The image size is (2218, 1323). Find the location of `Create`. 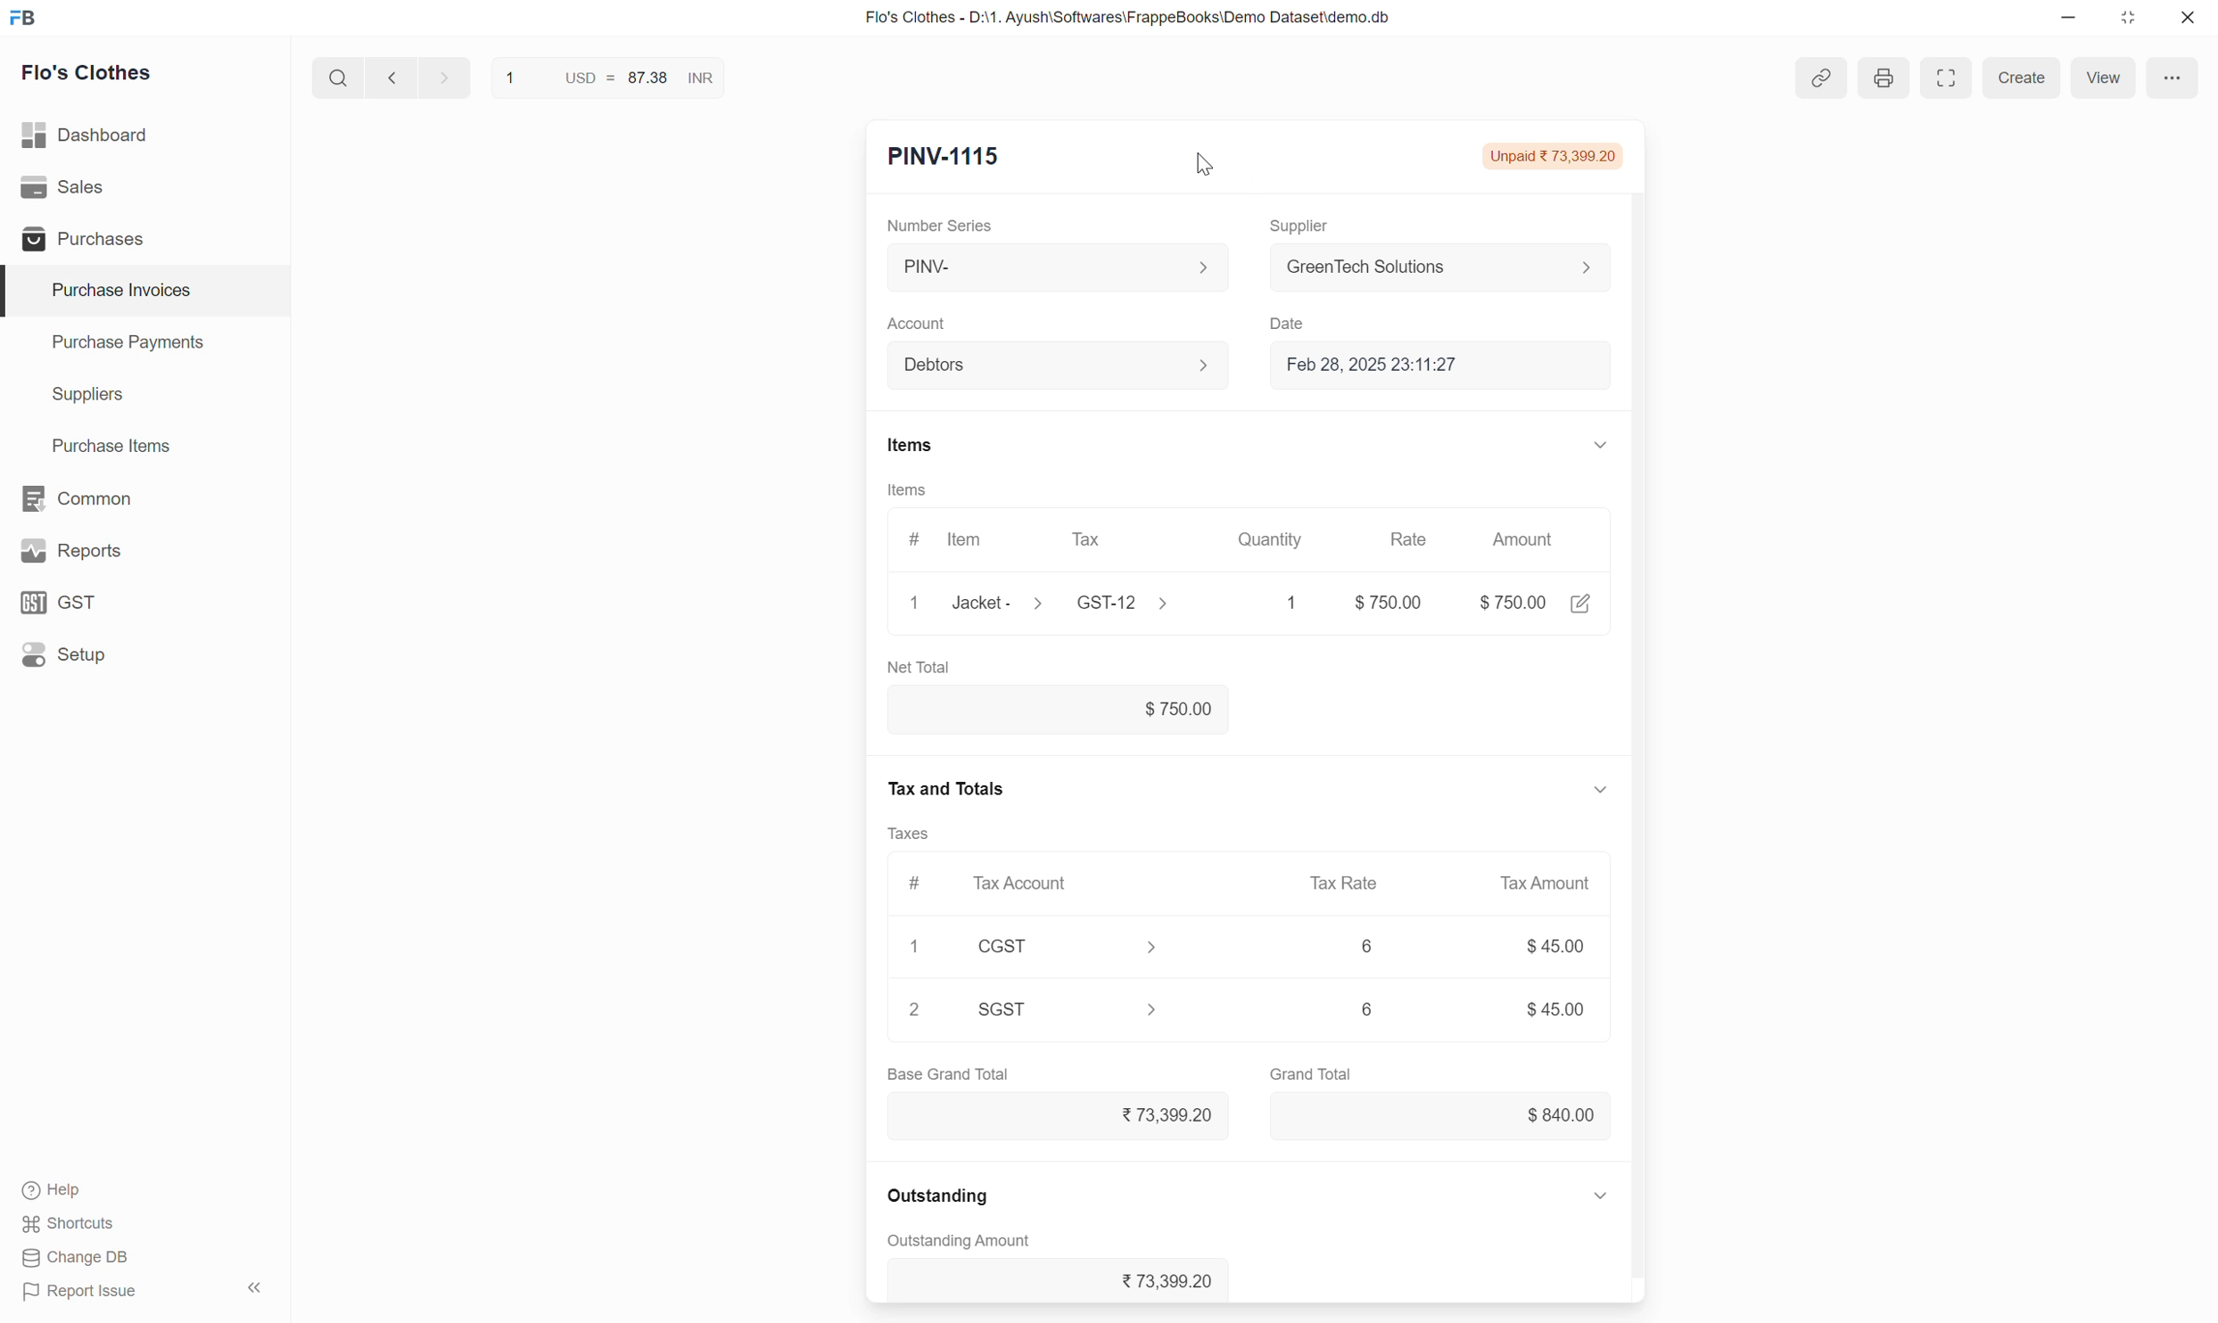

Create is located at coordinates (2019, 77).